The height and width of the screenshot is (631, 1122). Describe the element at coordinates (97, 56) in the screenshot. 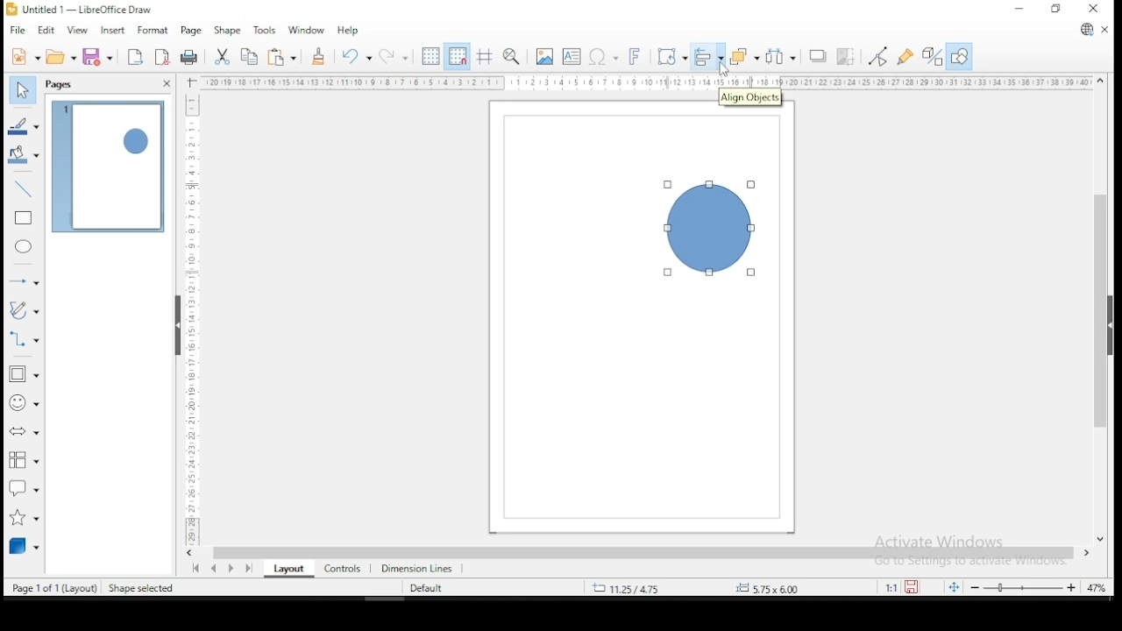

I see `save` at that location.